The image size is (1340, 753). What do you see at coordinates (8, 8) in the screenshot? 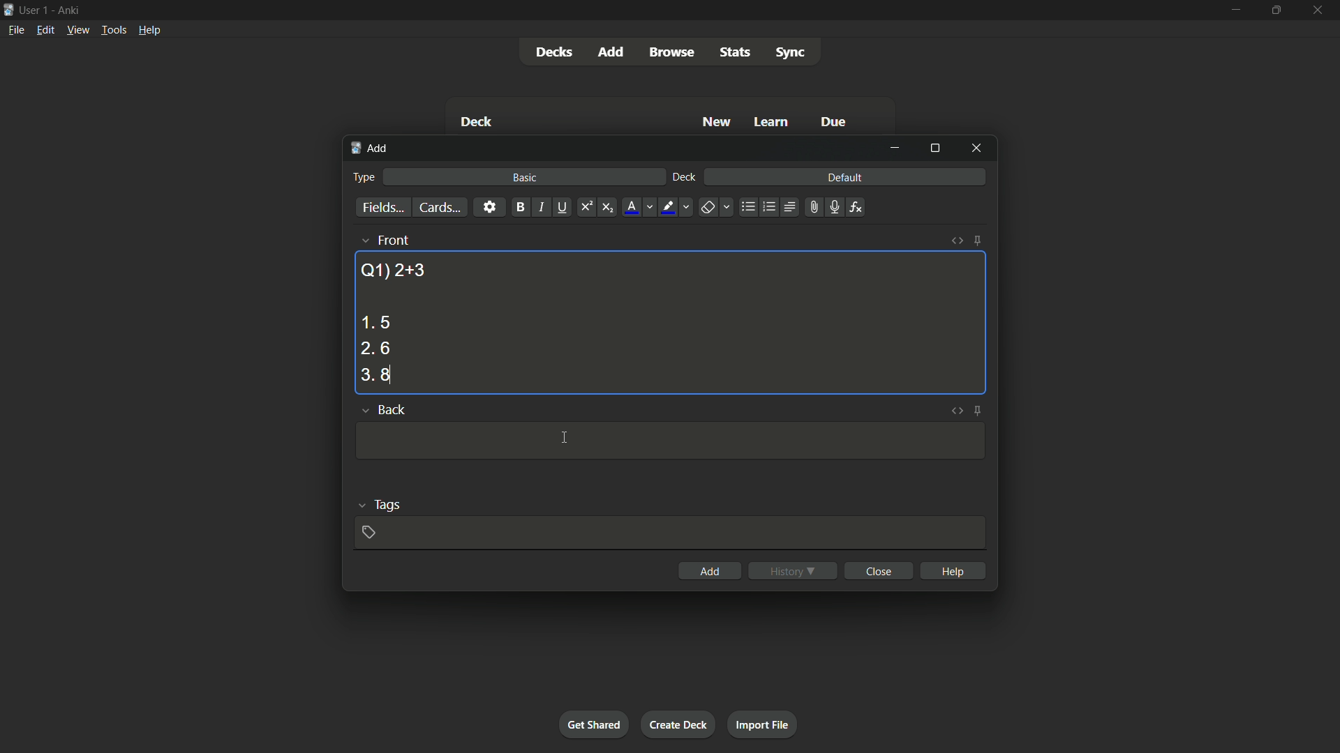
I see `app icon` at bounding box center [8, 8].